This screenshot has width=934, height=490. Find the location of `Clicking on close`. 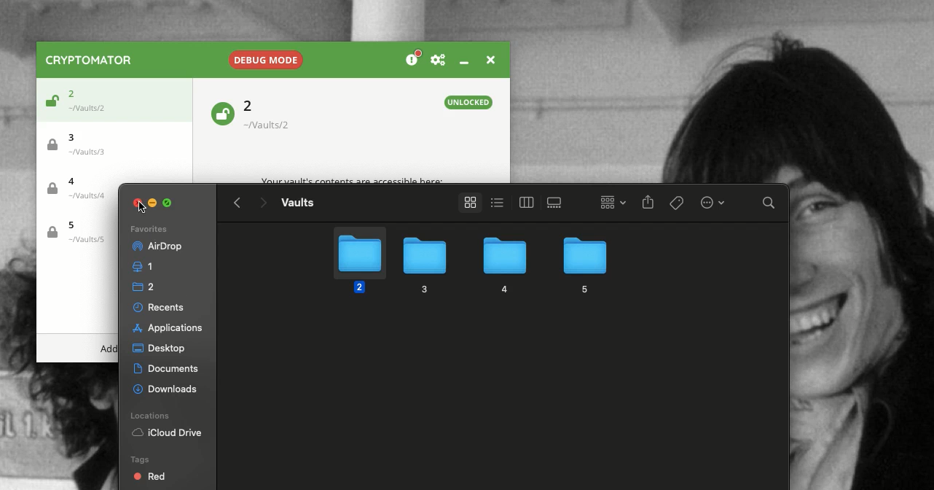

Clicking on close is located at coordinates (141, 209).